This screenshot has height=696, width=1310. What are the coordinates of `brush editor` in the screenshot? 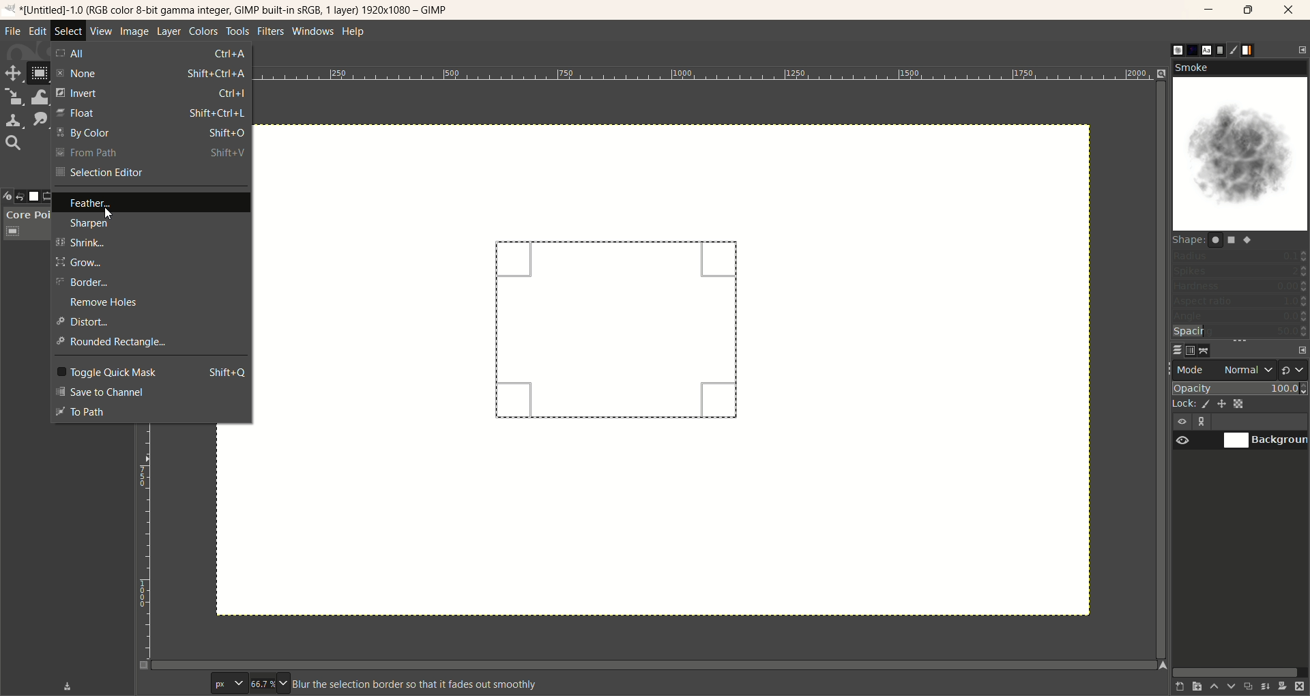 It's located at (1234, 50).